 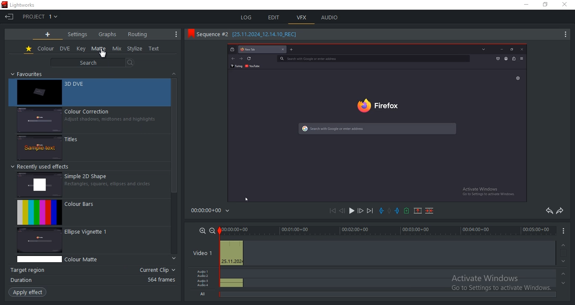 I want to click on audio, so click(x=203, y=283).